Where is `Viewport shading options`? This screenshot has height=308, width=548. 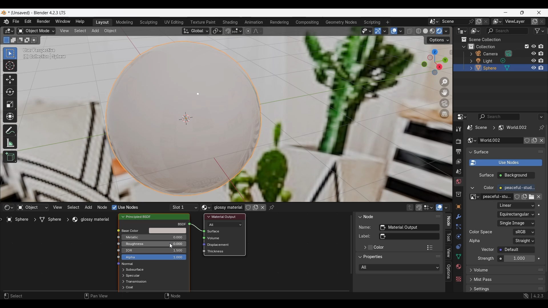 Viewport shading options is located at coordinates (446, 31).